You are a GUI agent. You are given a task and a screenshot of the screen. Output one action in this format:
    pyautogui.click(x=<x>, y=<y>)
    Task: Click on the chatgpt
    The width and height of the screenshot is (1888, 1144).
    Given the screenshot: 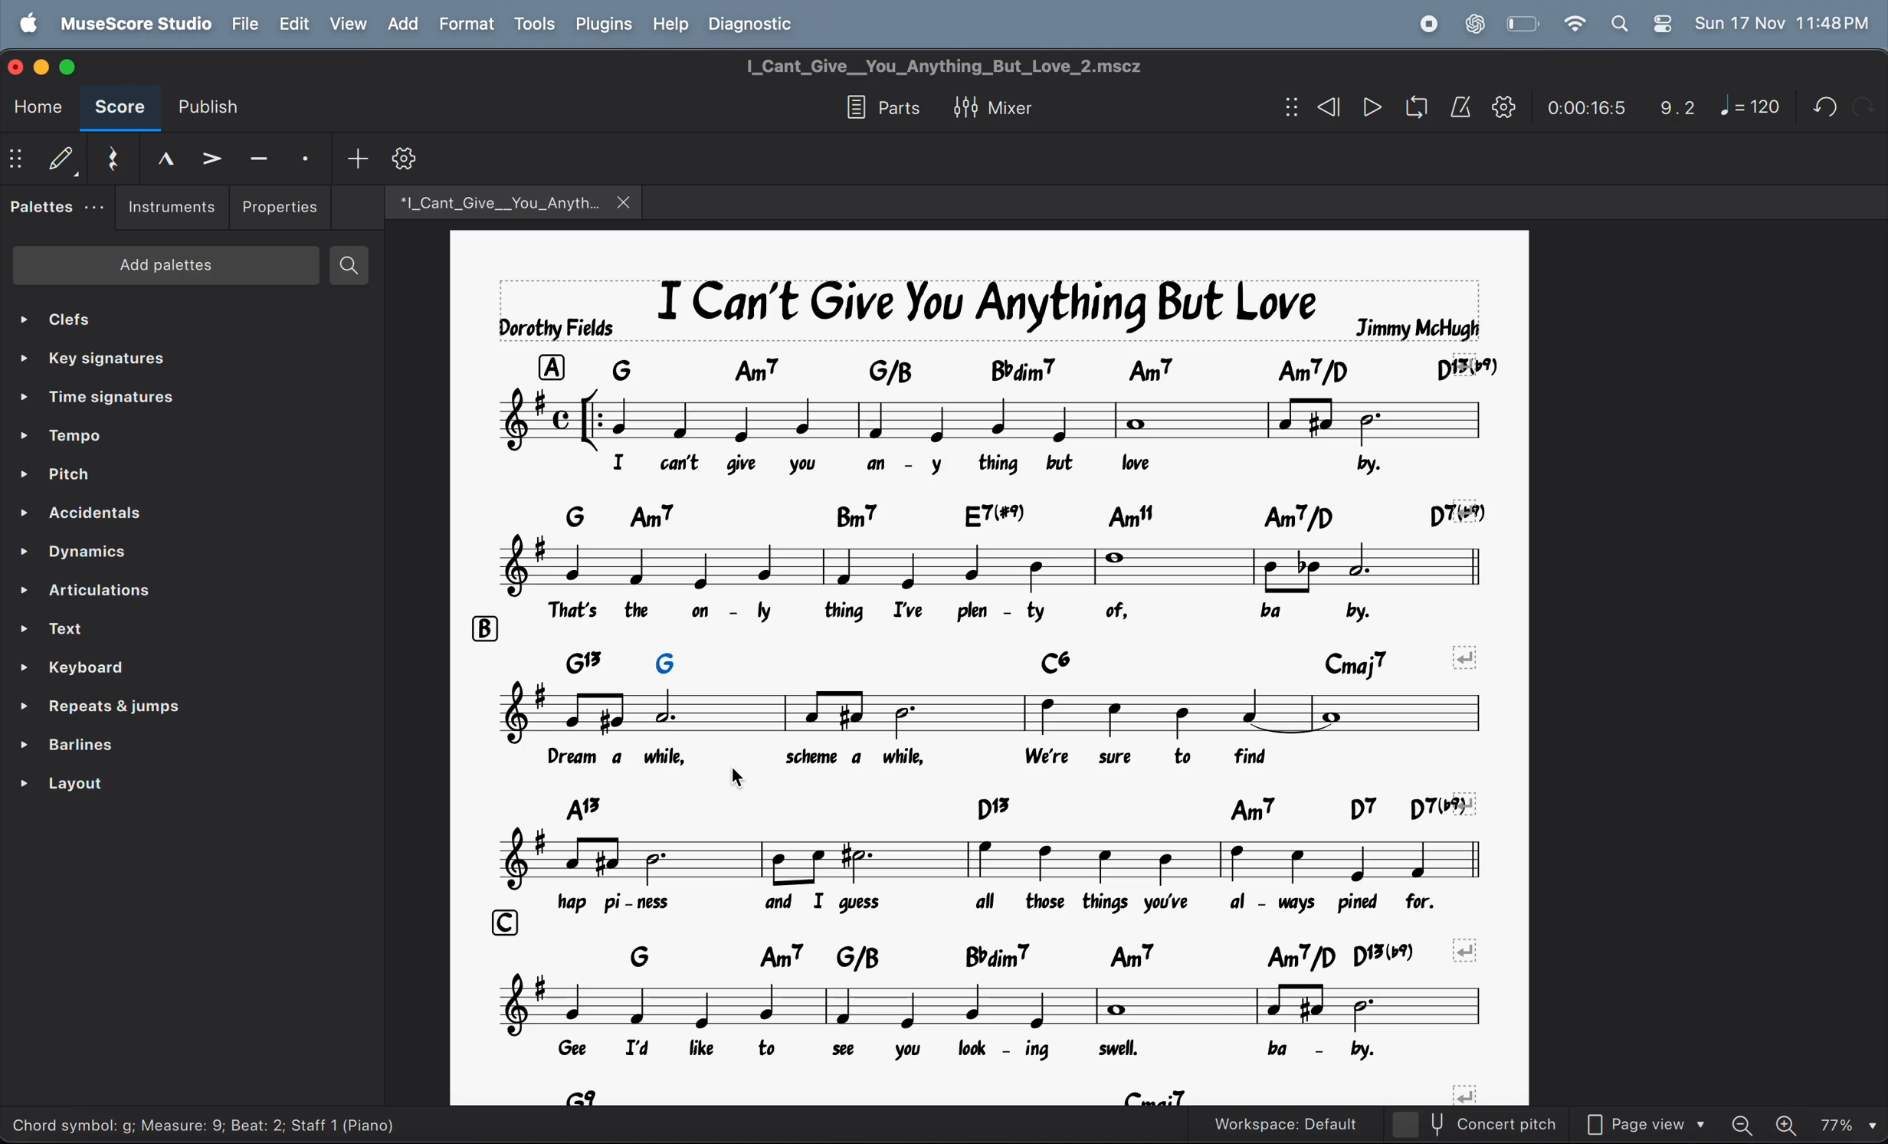 What is the action you would take?
    pyautogui.click(x=1476, y=25)
    